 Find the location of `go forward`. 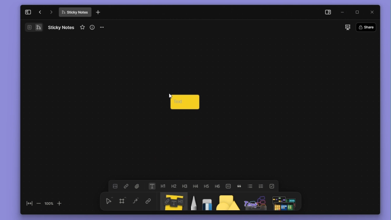

go forward is located at coordinates (50, 13).